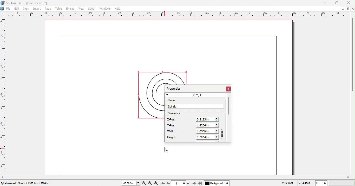  What do you see at coordinates (92, 8) in the screenshot?
I see `Script` at bounding box center [92, 8].